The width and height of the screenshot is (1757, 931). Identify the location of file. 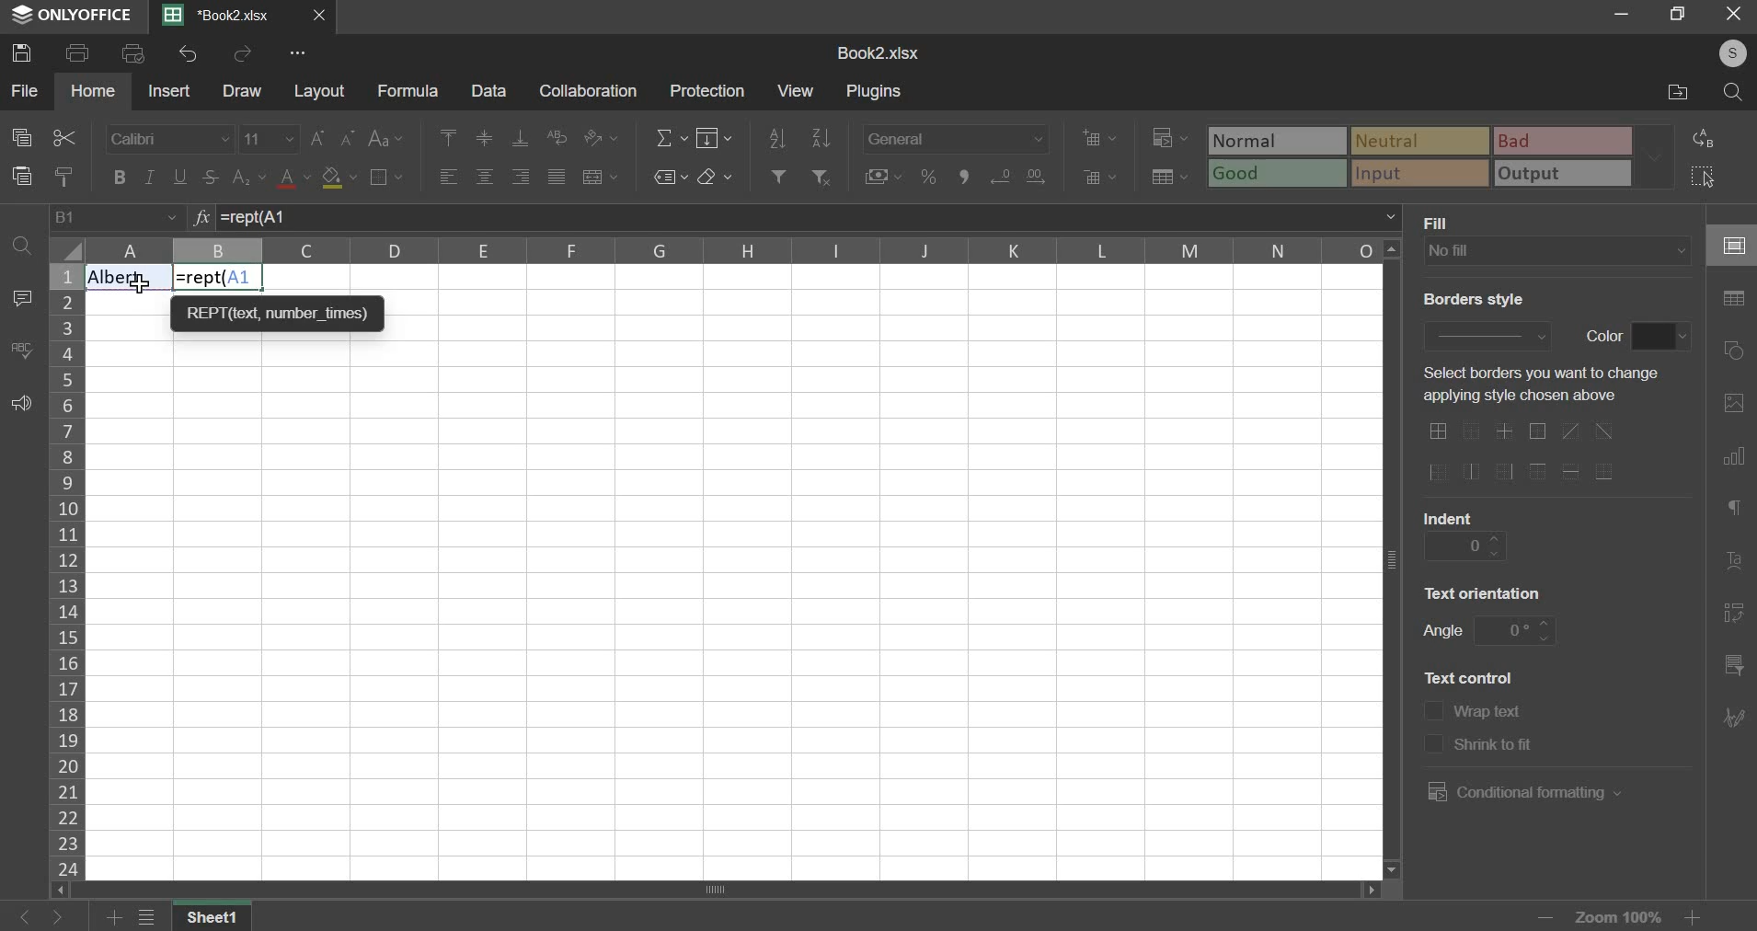
(24, 89).